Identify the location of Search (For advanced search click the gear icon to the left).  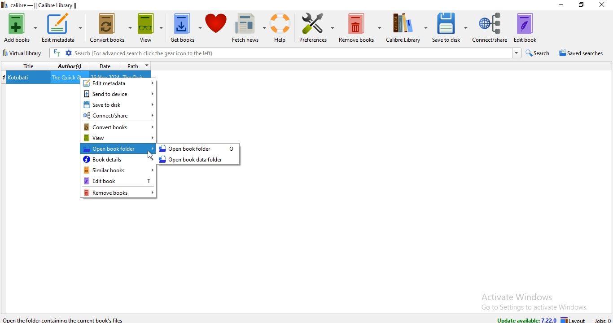
(285, 53).